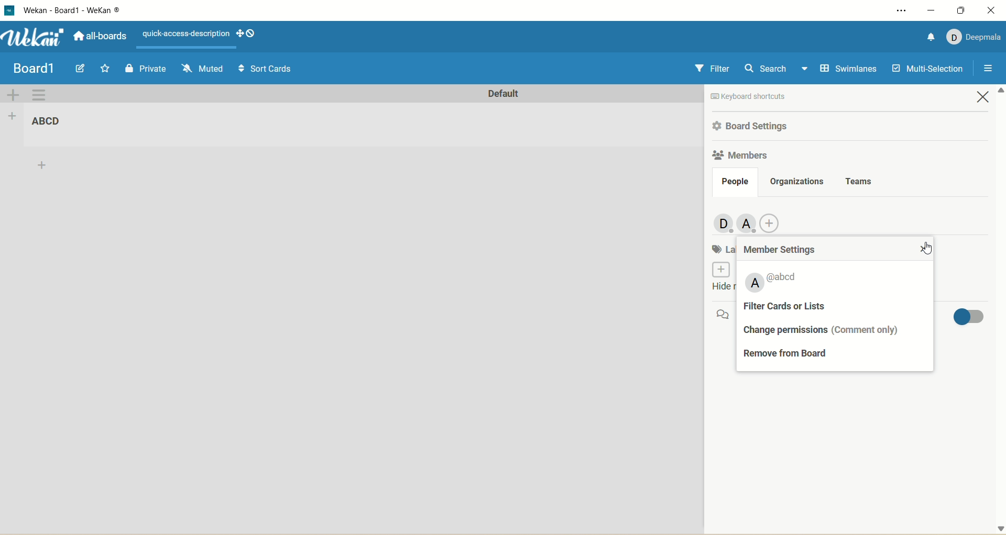  Describe the element at coordinates (775, 70) in the screenshot. I see `search` at that location.